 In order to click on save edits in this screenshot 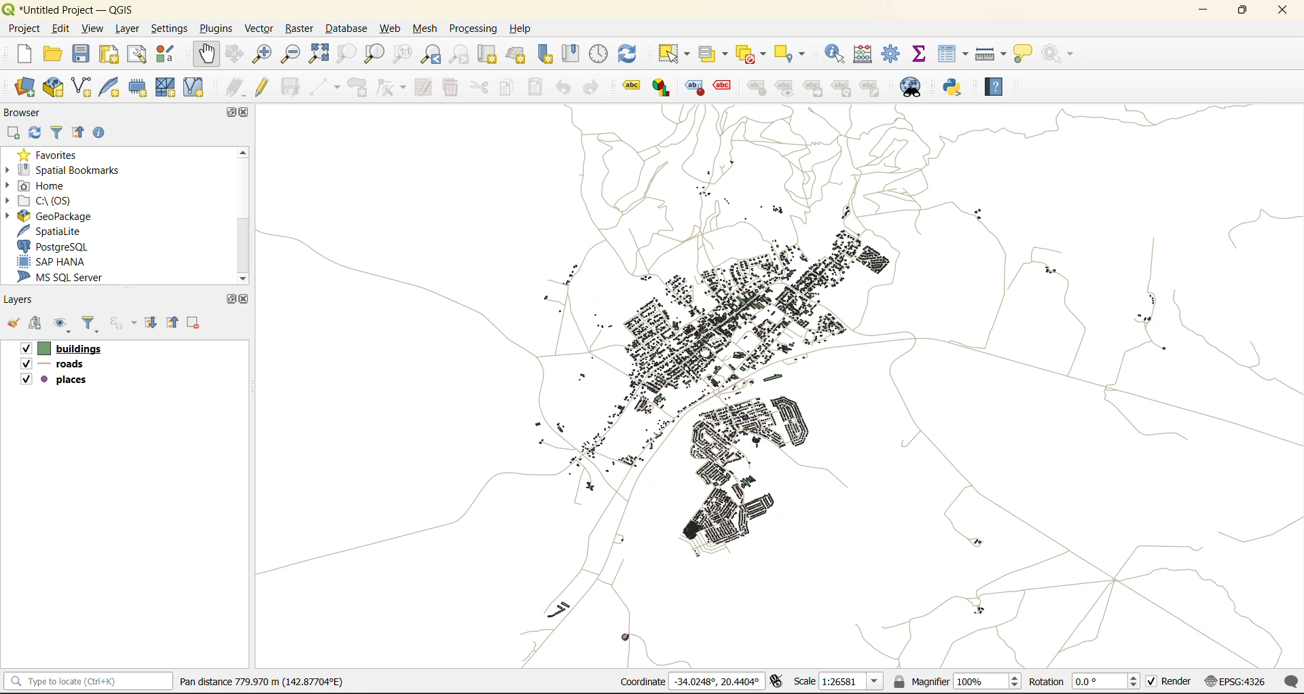, I will do `click(290, 90)`.